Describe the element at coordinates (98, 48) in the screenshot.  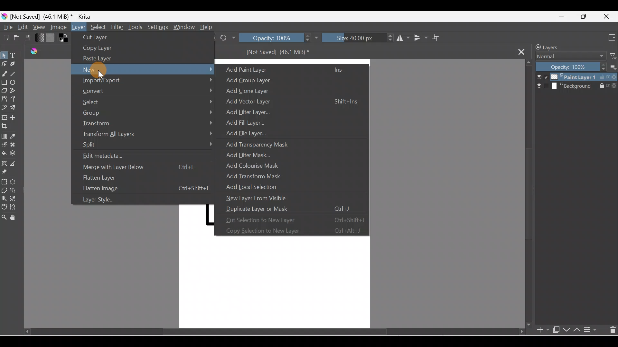
I see `Copy layer` at that location.